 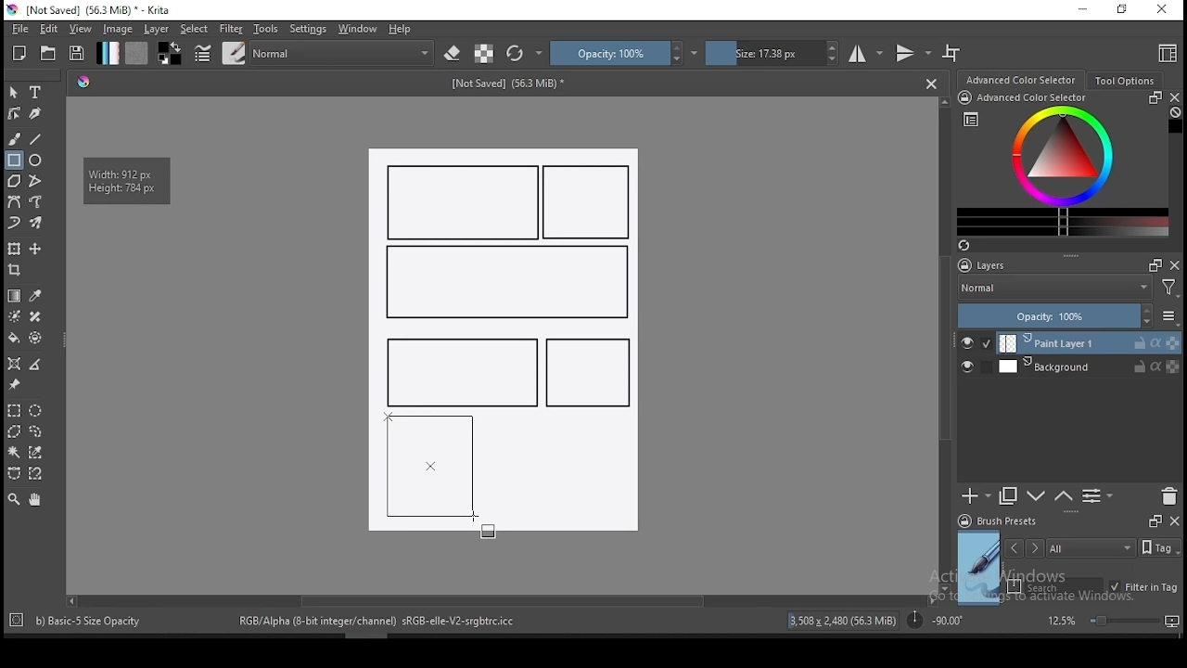 I want to click on layer, so click(x=1090, y=343).